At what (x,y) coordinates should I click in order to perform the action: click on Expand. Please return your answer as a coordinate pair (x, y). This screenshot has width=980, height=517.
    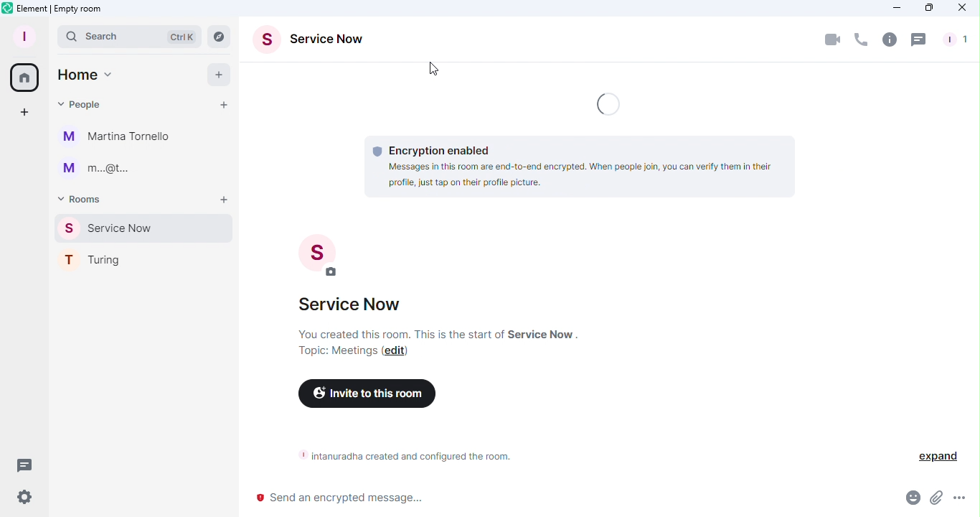
    Looking at the image, I should click on (934, 455).